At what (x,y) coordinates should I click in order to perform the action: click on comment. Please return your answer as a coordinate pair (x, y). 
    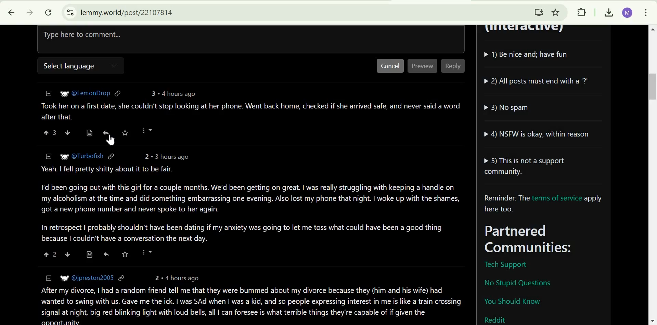
    Looking at the image, I should click on (252, 305).